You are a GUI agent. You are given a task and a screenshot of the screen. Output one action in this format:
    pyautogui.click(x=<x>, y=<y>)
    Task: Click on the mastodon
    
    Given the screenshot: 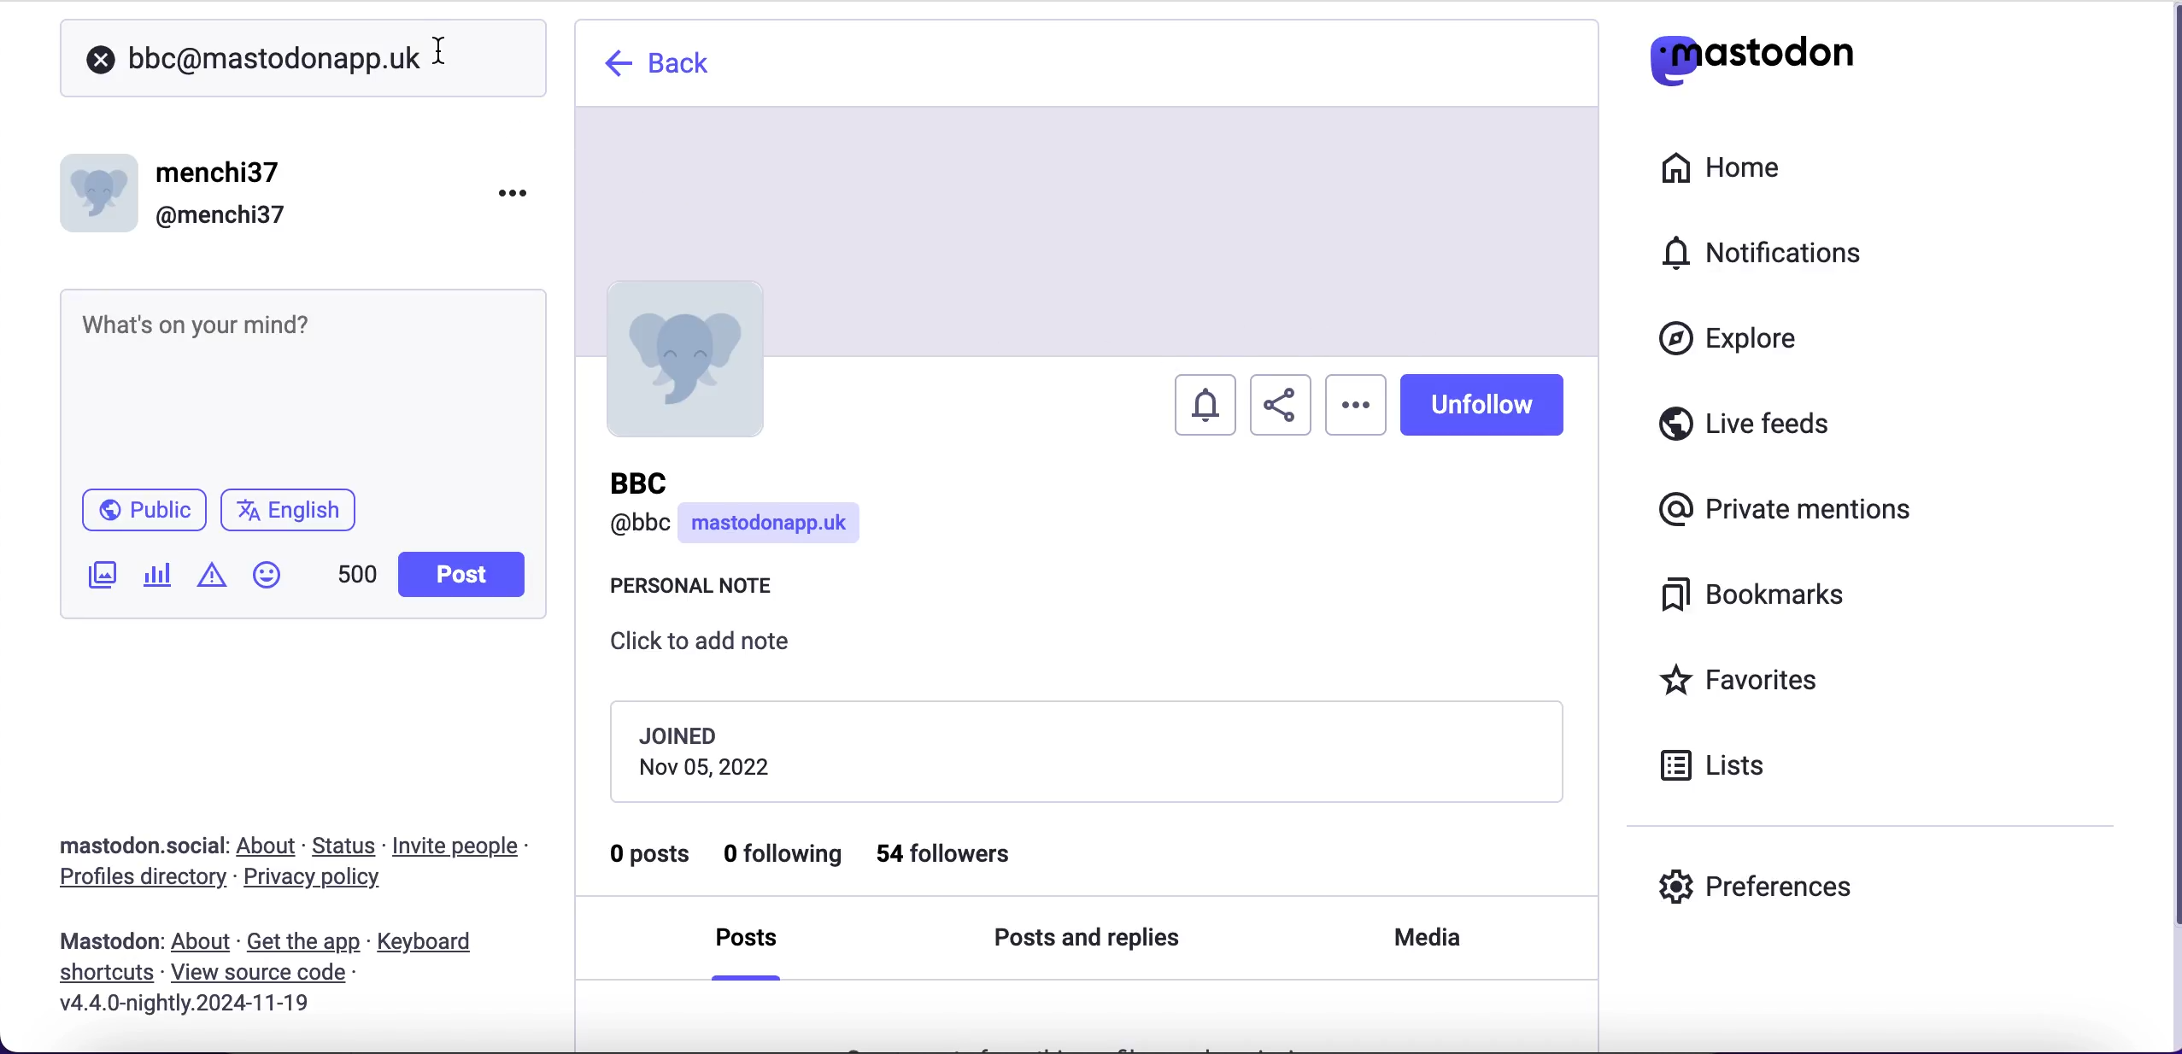 What is the action you would take?
    pyautogui.click(x=110, y=941)
    